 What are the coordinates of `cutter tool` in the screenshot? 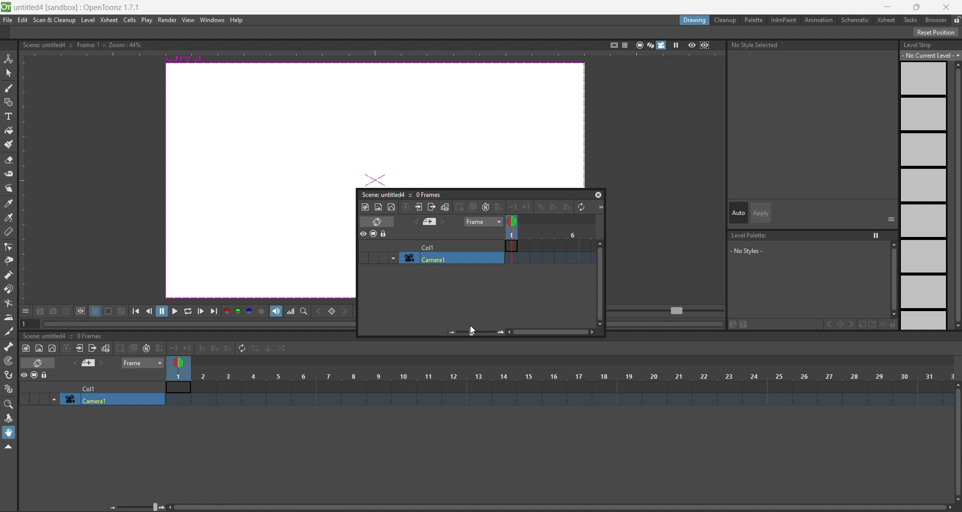 It's located at (8, 331).